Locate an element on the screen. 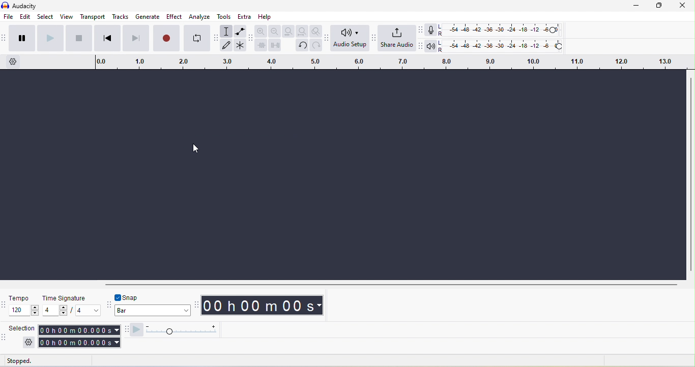 The image size is (695, 367). analyze is located at coordinates (199, 17).